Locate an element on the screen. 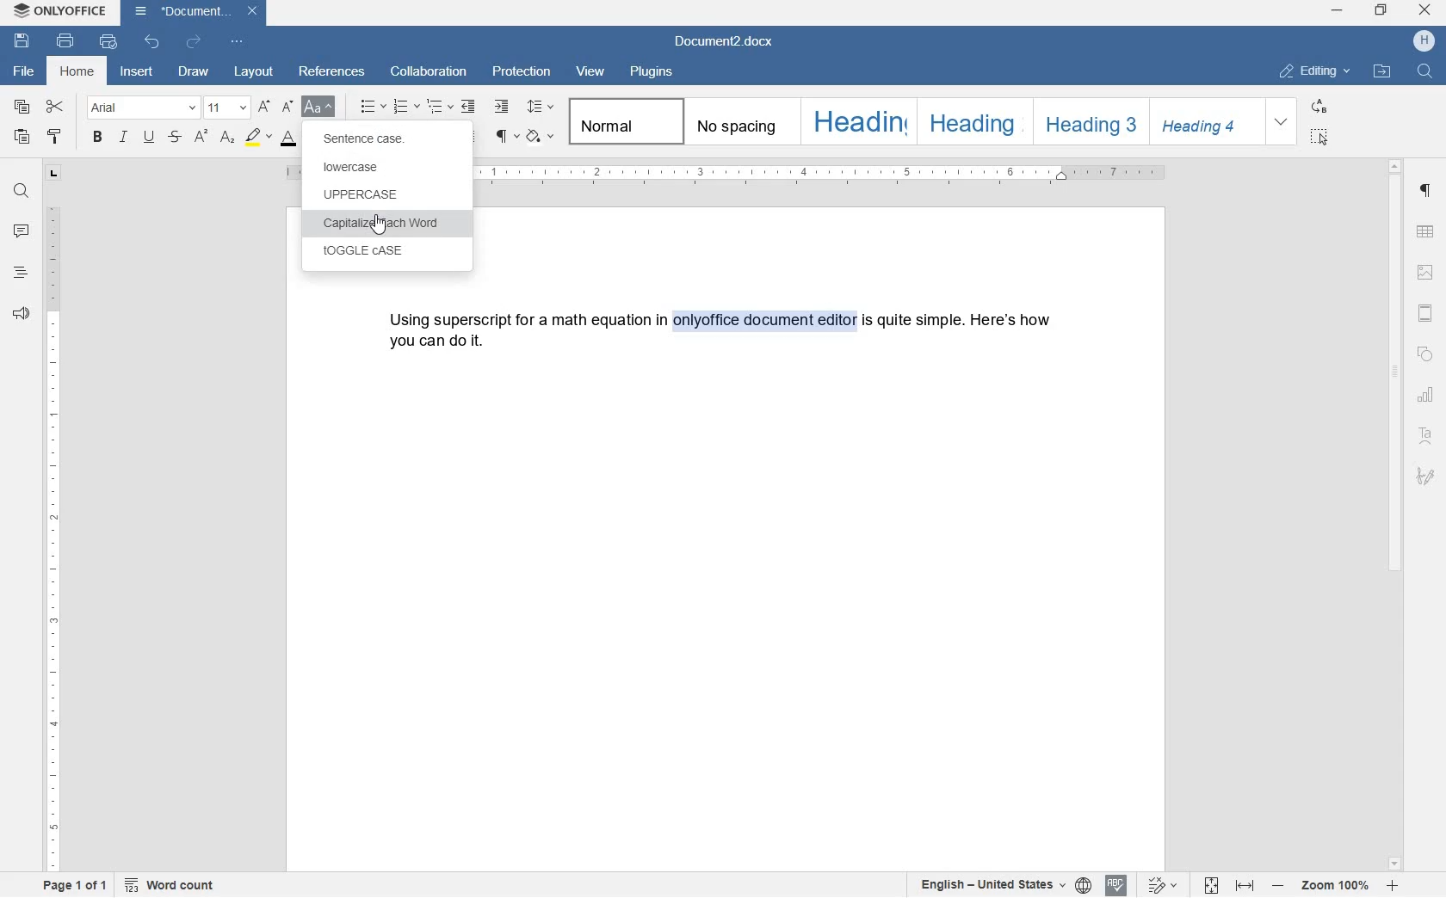 The image size is (1446, 898). redo is located at coordinates (192, 41).